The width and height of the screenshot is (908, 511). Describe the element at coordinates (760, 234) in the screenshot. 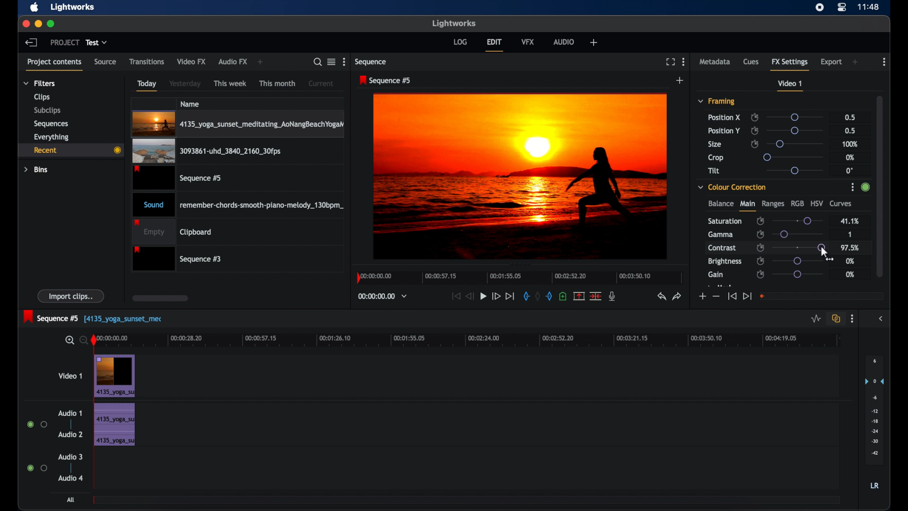

I see `enable/disable keyframes` at that location.